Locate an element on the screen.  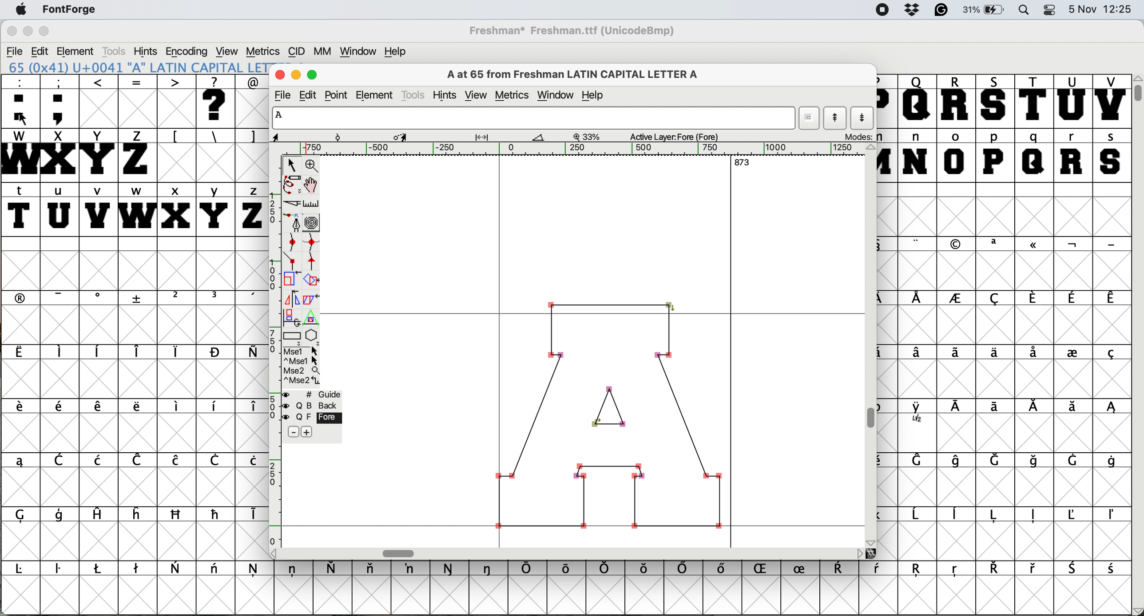
symbol is located at coordinates (1076, 514).